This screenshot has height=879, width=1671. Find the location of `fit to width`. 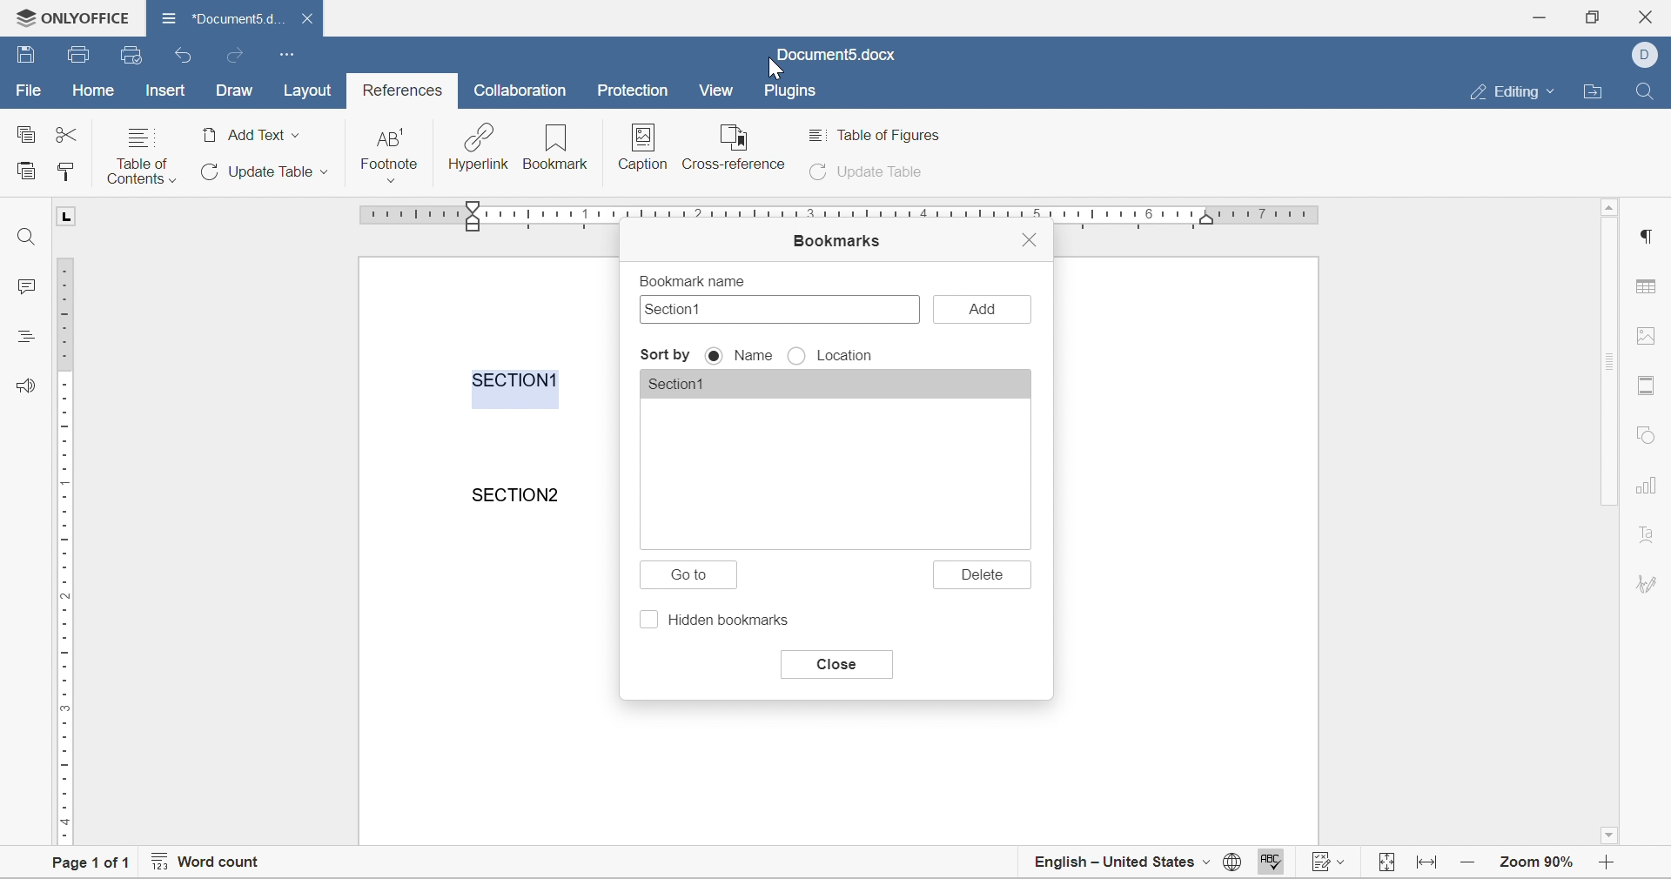

fit to width is located at coordinates (1429, 868).